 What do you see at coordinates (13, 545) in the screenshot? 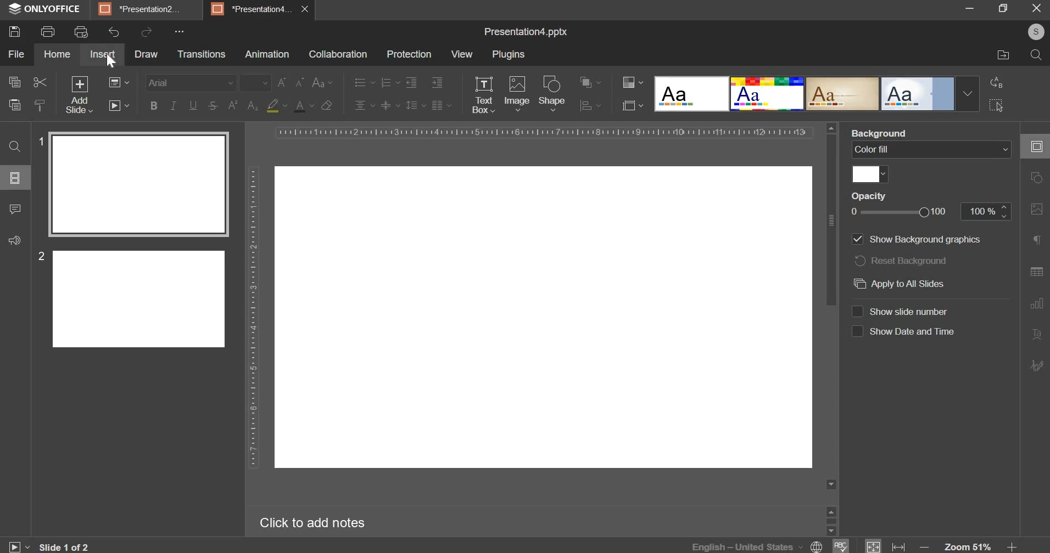
I see `play` at bounding box center [13, 545].